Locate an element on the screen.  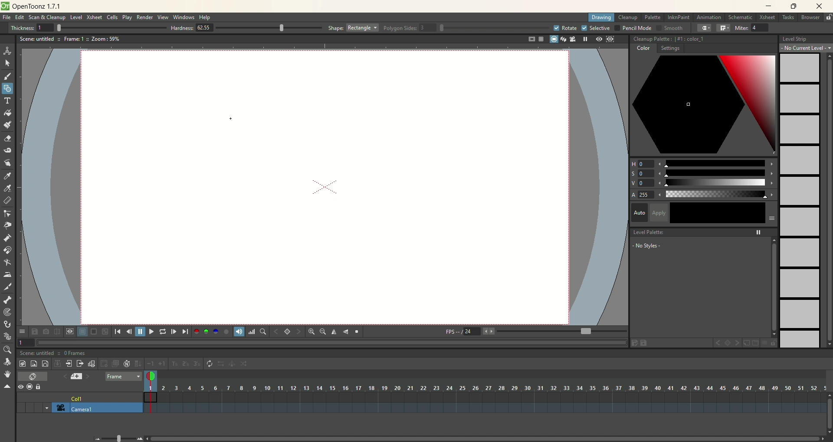
scene untitled :: Frame 1 :: Zoom 51%  is located at coordinates (70, 39).